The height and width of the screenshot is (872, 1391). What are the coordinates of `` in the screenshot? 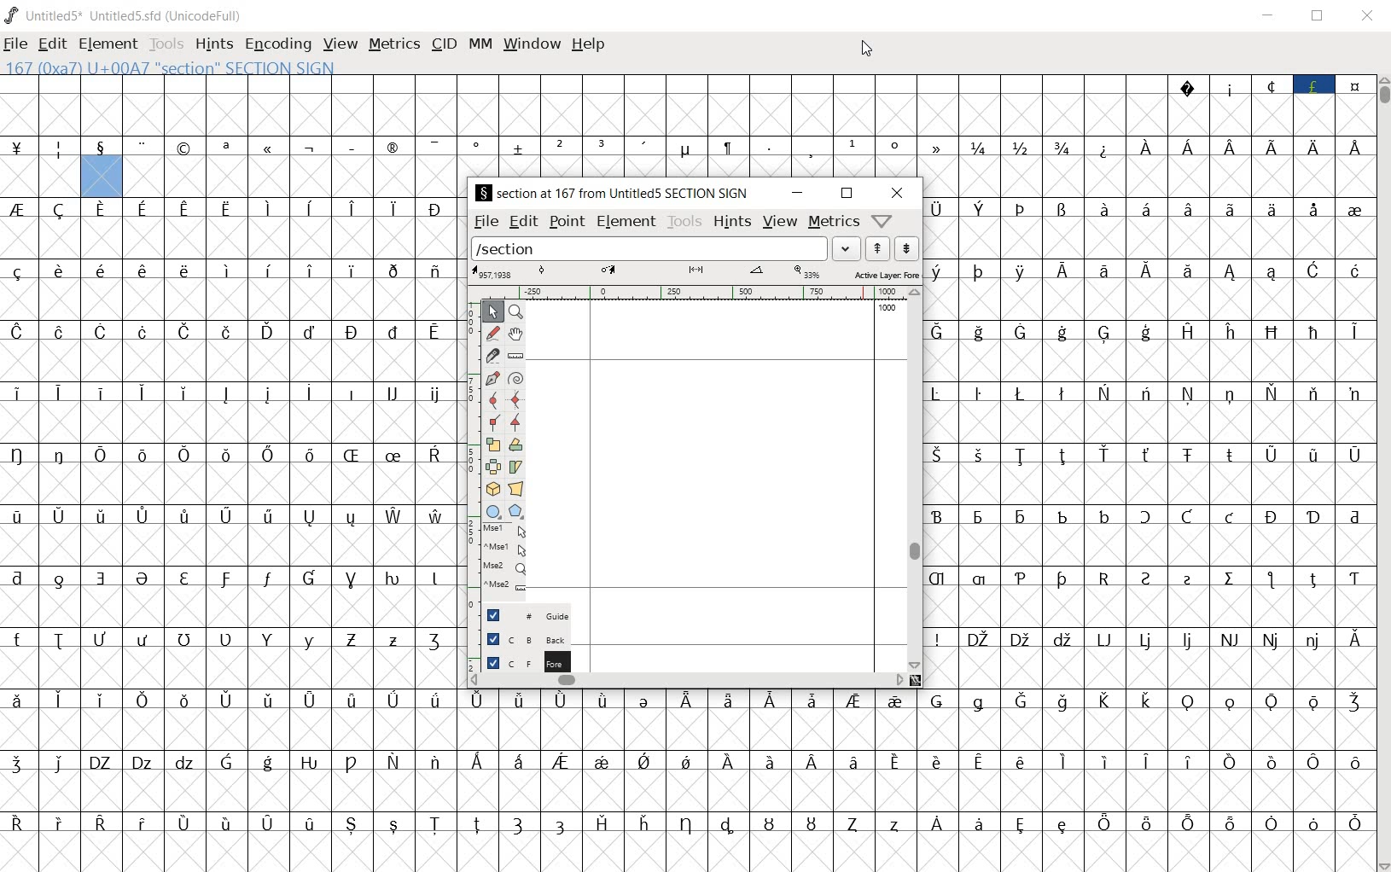 It's located at (233, 390).